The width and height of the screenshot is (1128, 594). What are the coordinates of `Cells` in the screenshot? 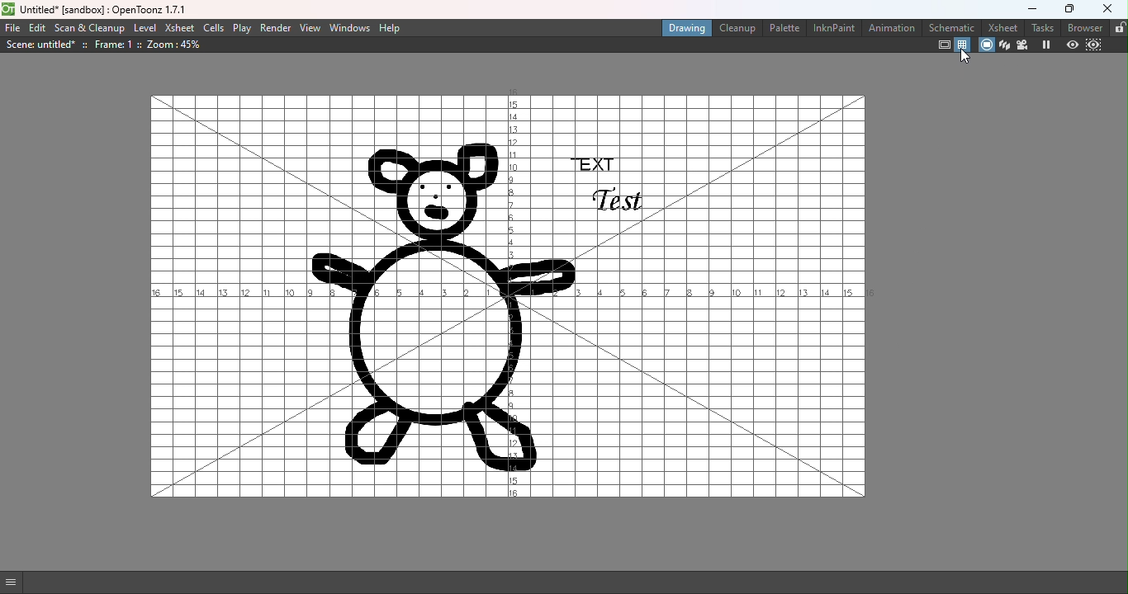 It's located at (215, 28).